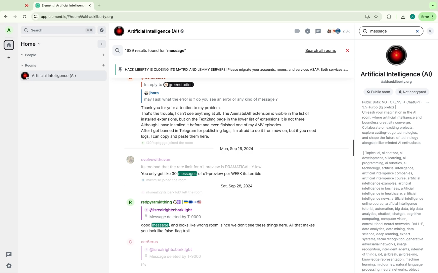 The height and width of the screenshot is (273, 438). I want to click on message, so click(229, 229).